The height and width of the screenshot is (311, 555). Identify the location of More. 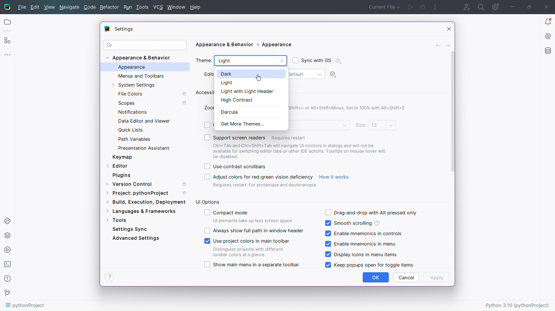
(436, 6).